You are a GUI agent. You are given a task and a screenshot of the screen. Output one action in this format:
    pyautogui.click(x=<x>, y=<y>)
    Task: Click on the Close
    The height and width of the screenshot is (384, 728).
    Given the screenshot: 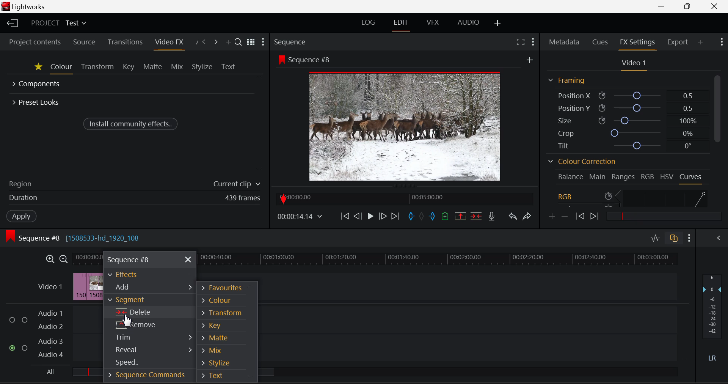 What is the action you would take?
    pyautogui.click(x=187, y=260)
    